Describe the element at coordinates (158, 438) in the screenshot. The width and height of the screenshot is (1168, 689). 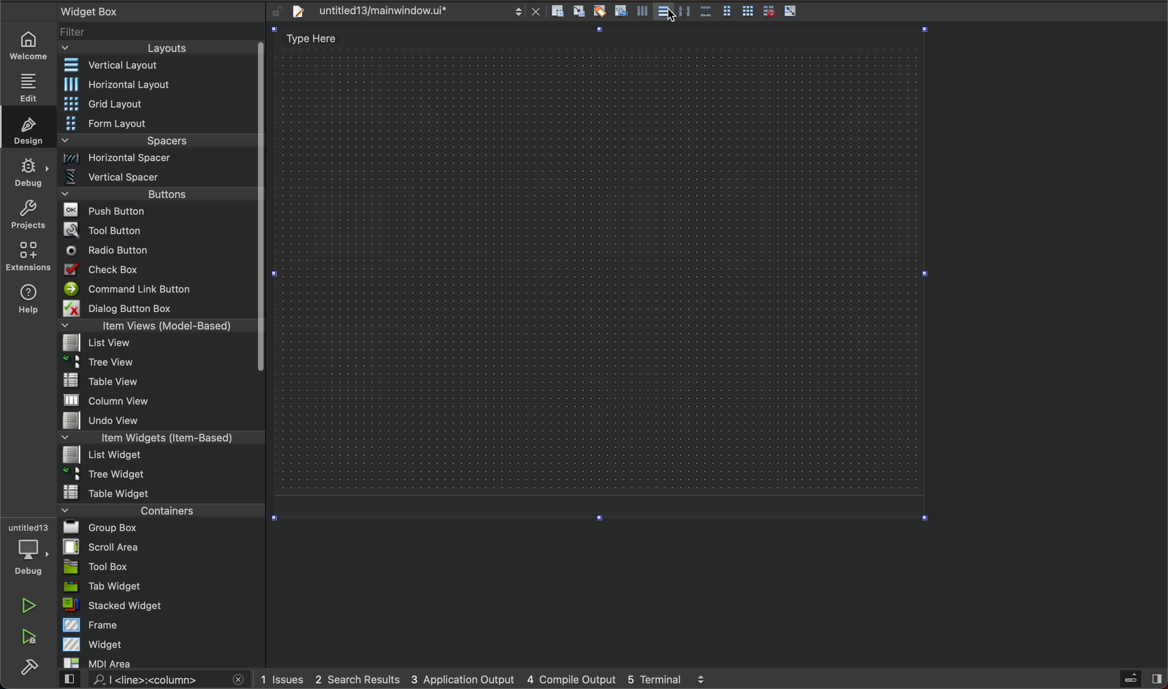
I see `items widget` at that location.